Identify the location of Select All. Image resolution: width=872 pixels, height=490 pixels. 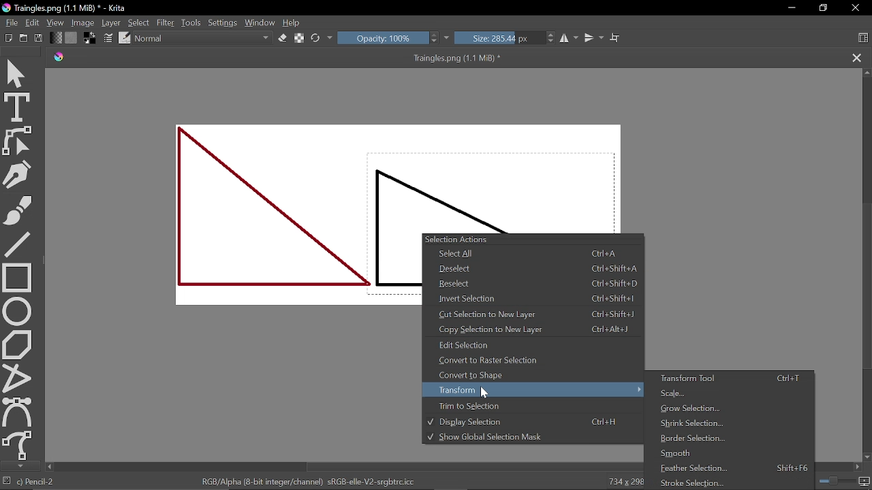
(529, 254).